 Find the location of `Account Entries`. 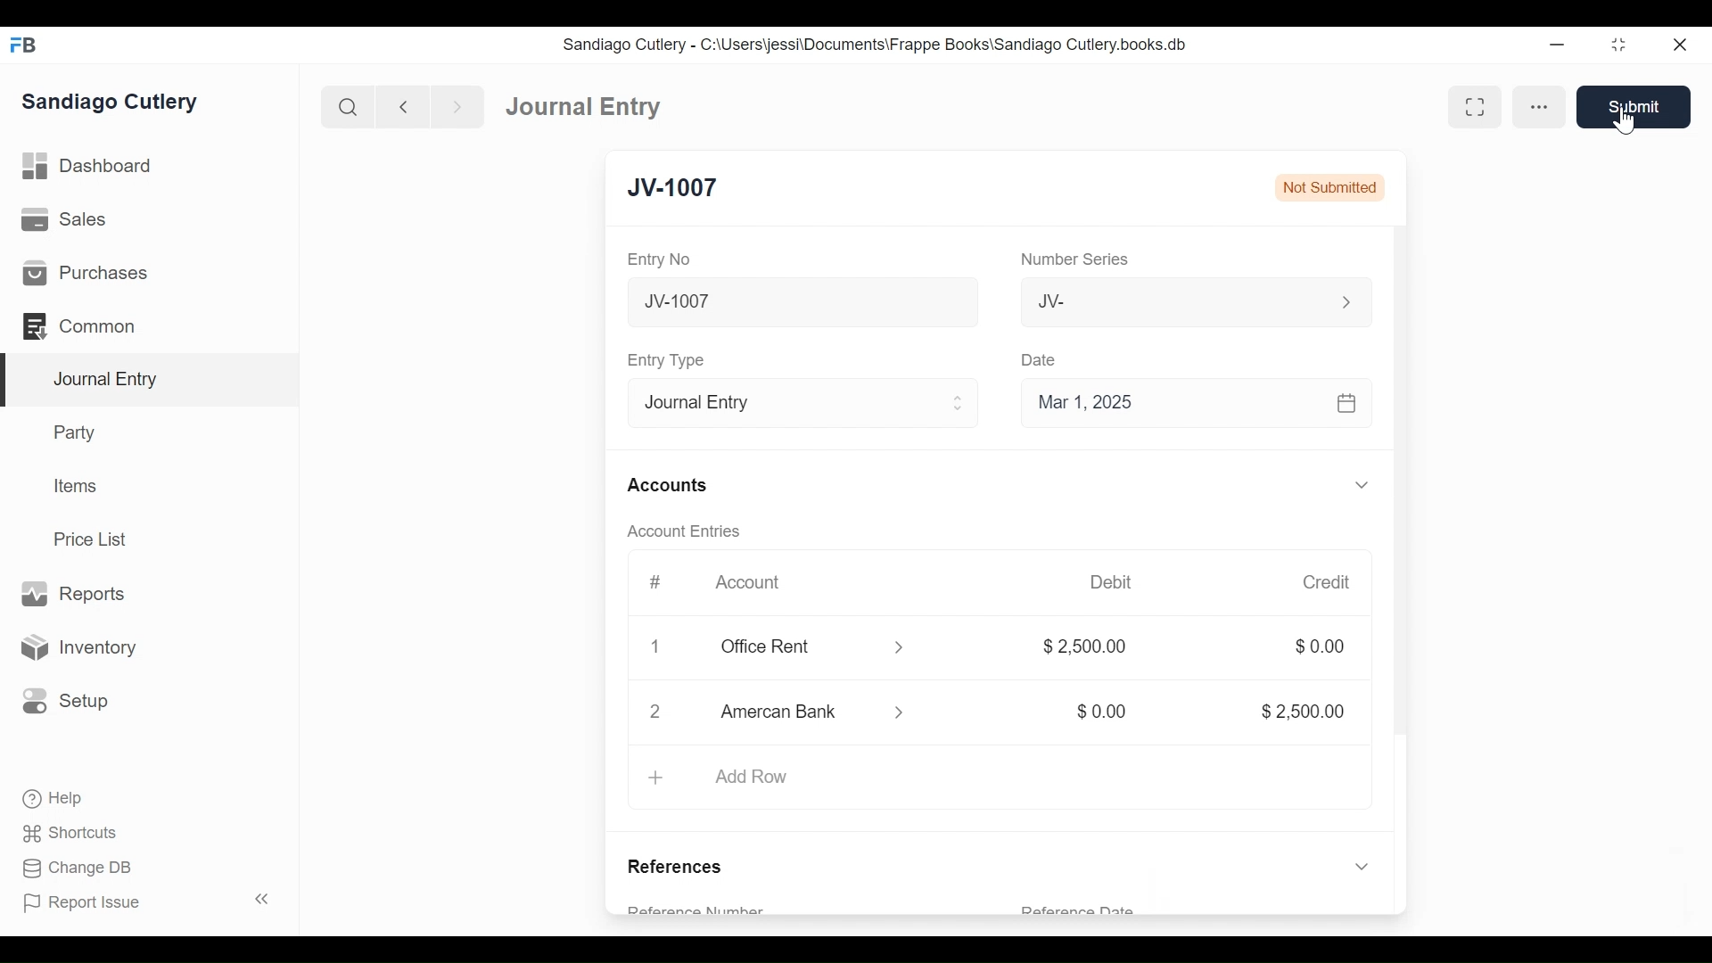

Account Entries is located at coordinates (677, 531).